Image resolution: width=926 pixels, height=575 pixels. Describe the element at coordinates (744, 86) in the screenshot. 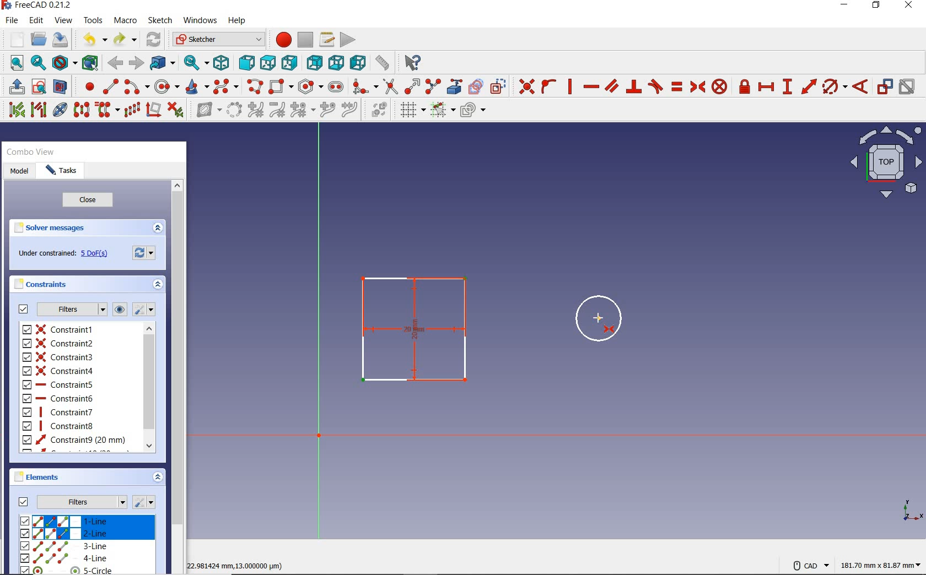

I see `constrain lock` at that location.